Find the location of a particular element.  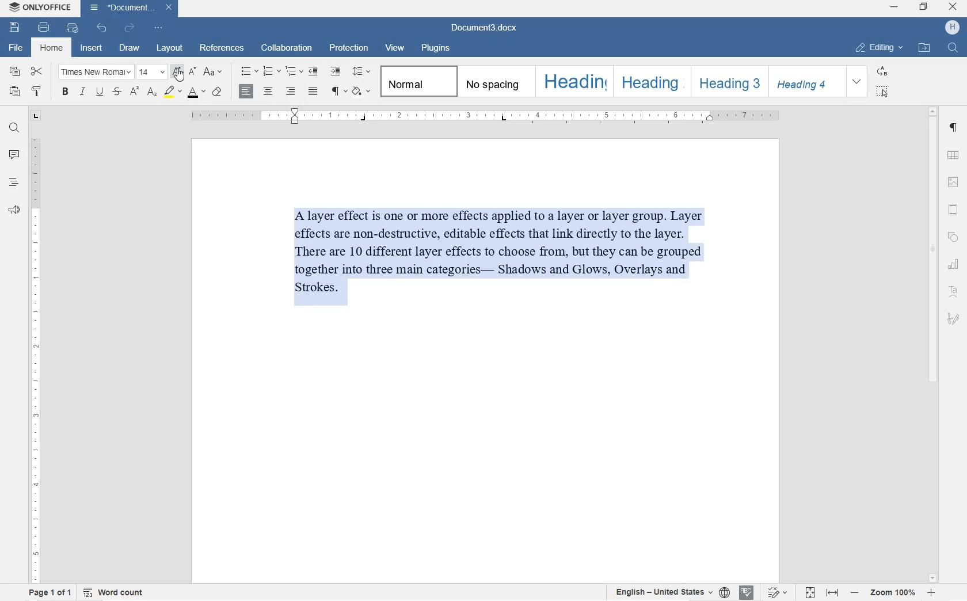

cut is located at coordinates (37, 71).